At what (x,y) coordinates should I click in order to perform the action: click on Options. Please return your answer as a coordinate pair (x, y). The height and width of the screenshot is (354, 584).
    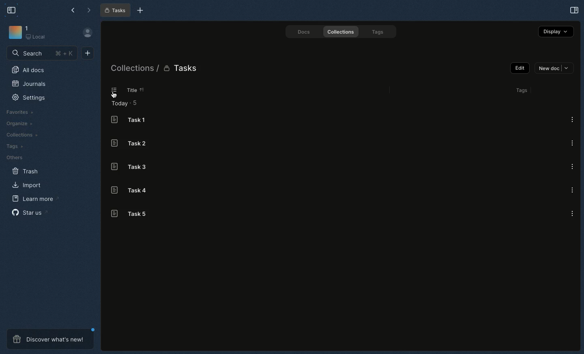
    Looking at the image, I should click on (571, 213).